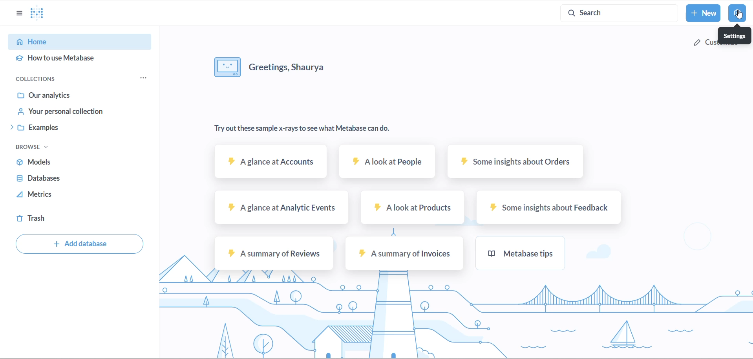  Describe the element at coordinates (293, 65) in the screenshot. I see `greeting, shaurya` at that location.